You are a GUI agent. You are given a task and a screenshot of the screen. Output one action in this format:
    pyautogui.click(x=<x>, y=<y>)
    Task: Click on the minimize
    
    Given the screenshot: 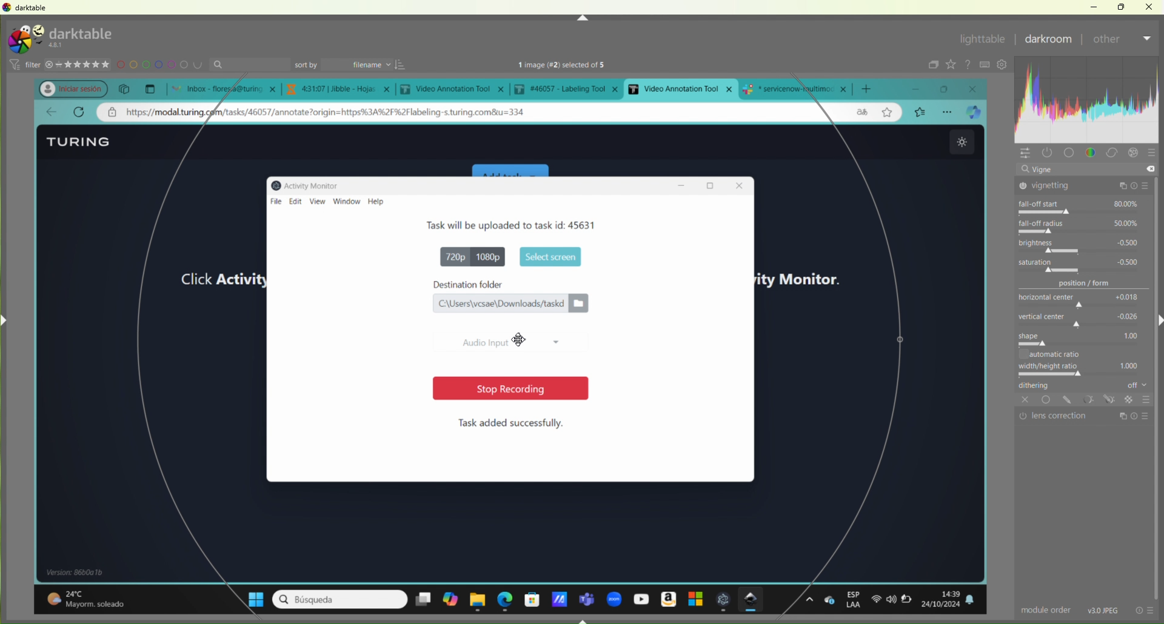 What is the action you would take?
    pyautogui.click(x=923, y=88)
    